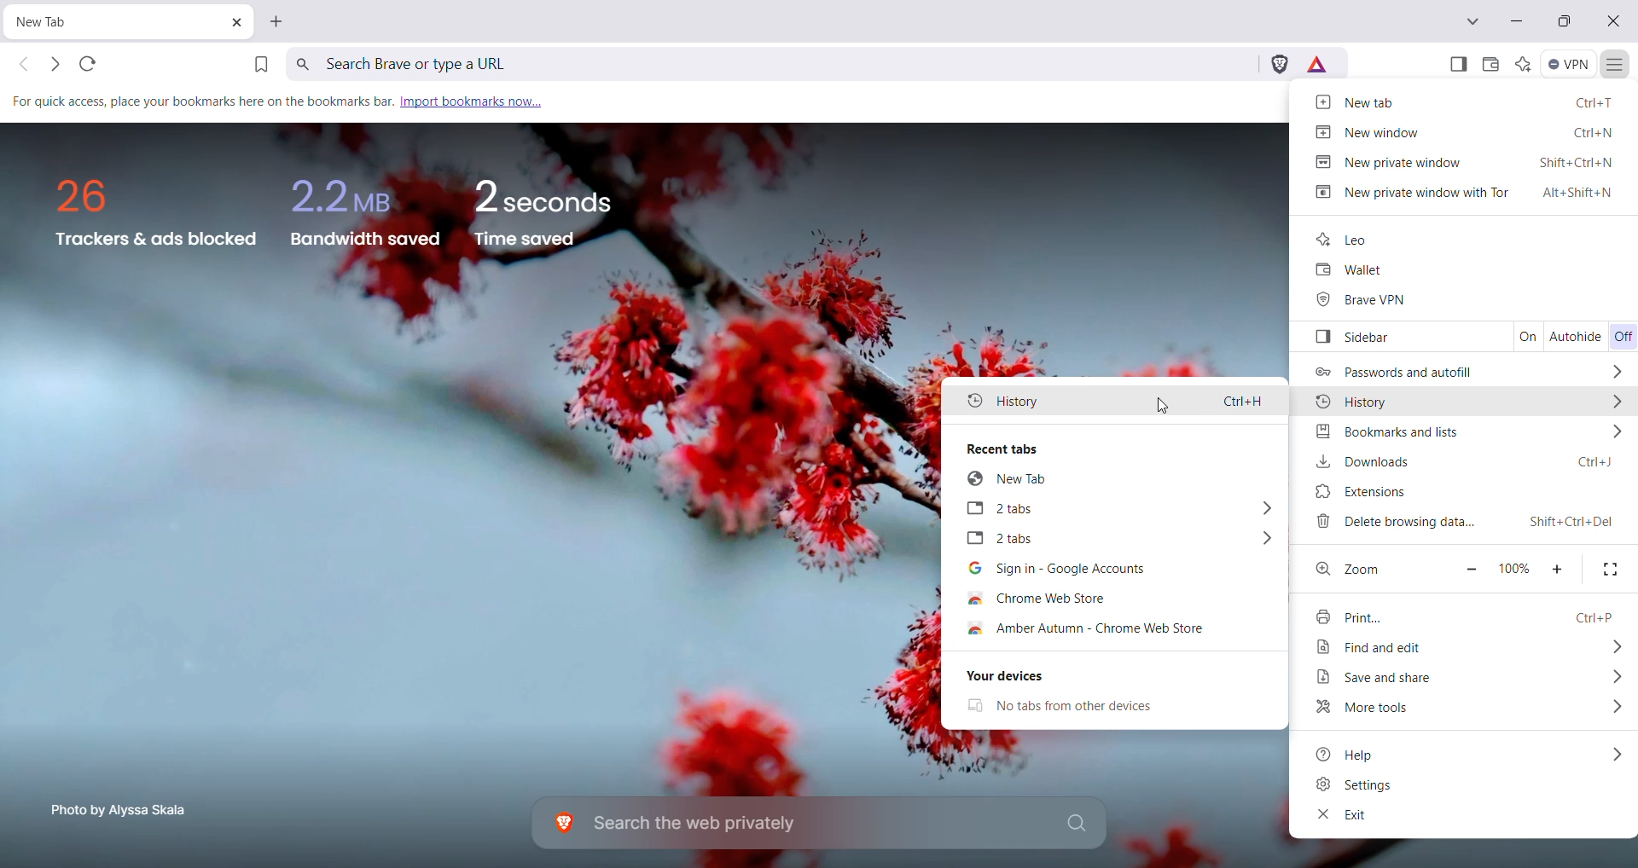  What do you see at coordinates (1576, 337) in the screenshot?
I see `Autohide` at bounding box center [1576, 337].